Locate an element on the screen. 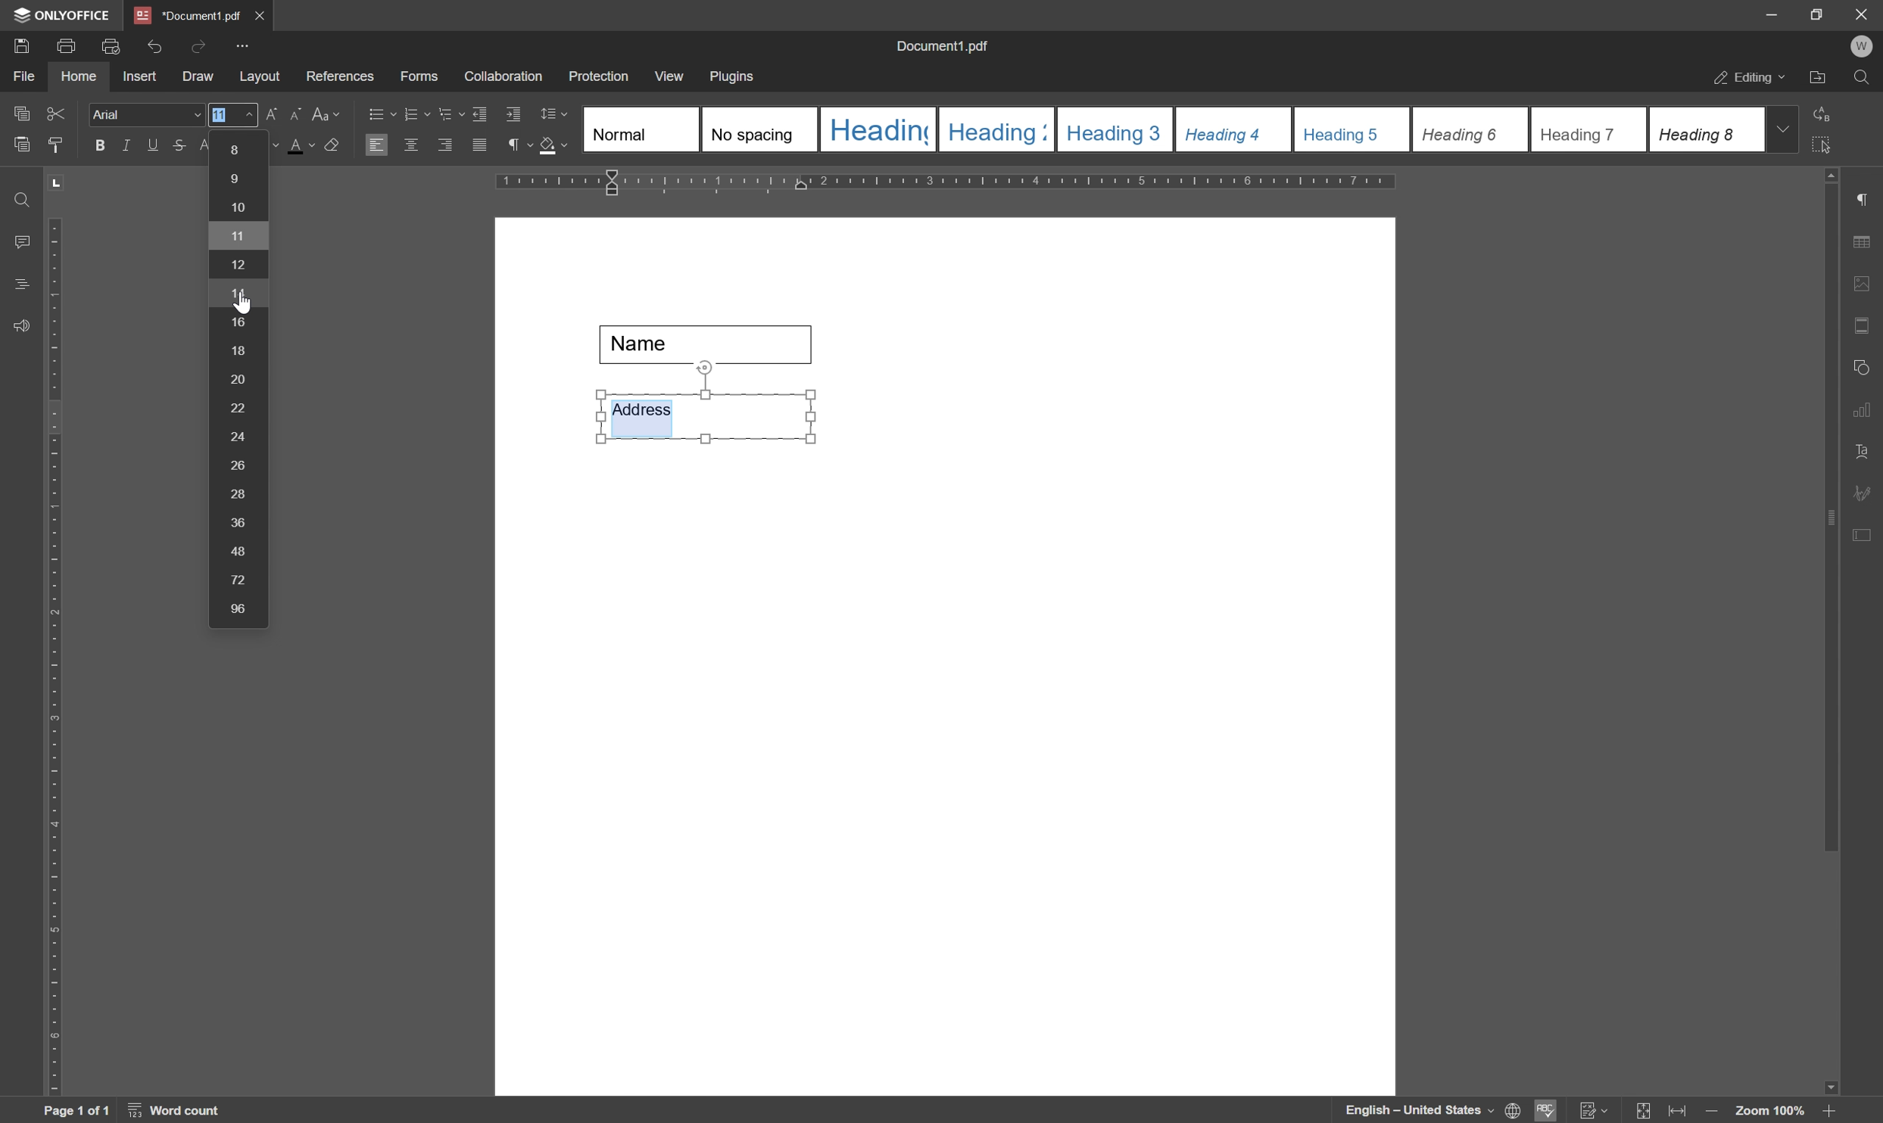 The height and width of the screenshot is (1123, 1883). replace is located at coordinates (1824, 111).